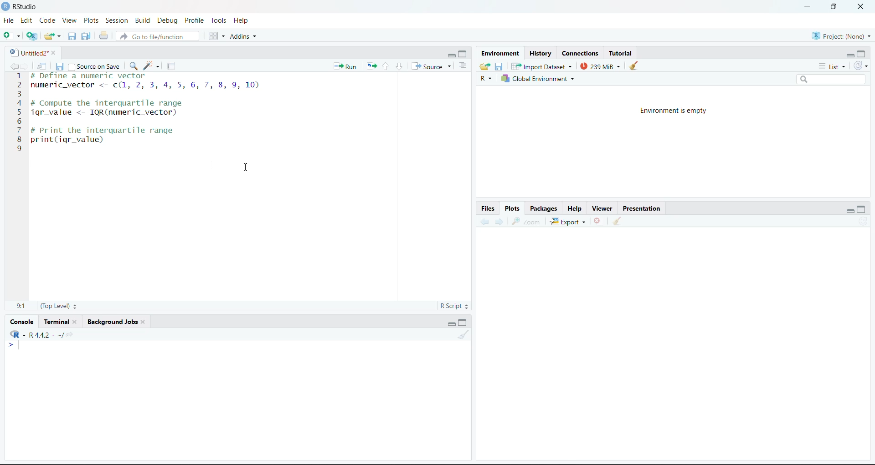  What do you see at coordinates (18, 115) in the screenshot?
I see `123456789` at bounding box center [18, 115].